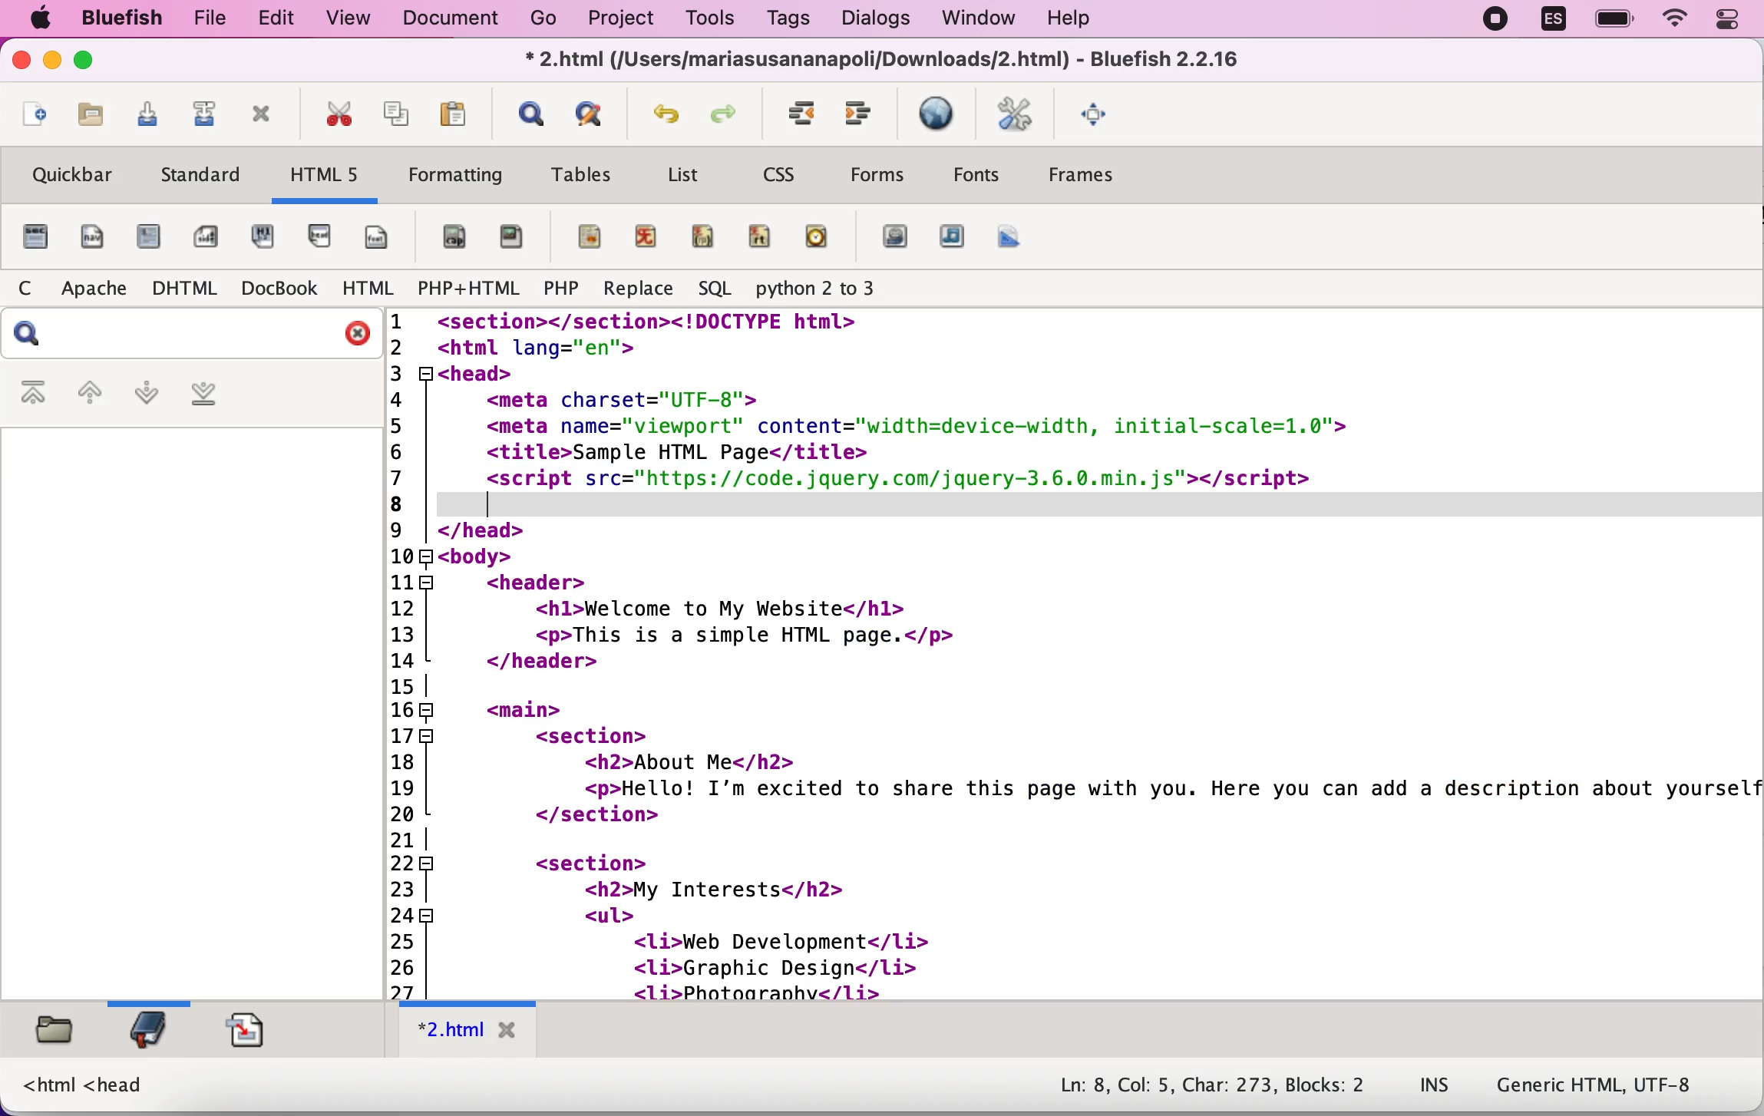  Describe the element at coordinates (35, 237) in the screenshot. I see `file` at that location.